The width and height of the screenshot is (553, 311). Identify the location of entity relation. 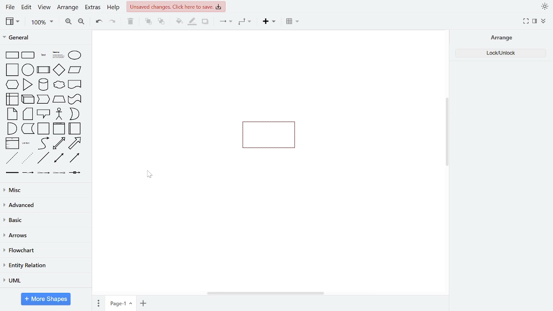
(46, 266).